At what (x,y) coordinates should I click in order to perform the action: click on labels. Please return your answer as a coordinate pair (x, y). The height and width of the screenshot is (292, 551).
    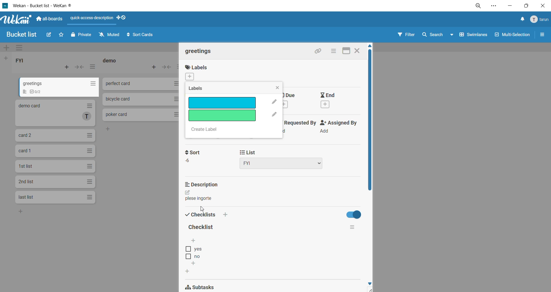
    Looking at the image, I should click on (196, 72).